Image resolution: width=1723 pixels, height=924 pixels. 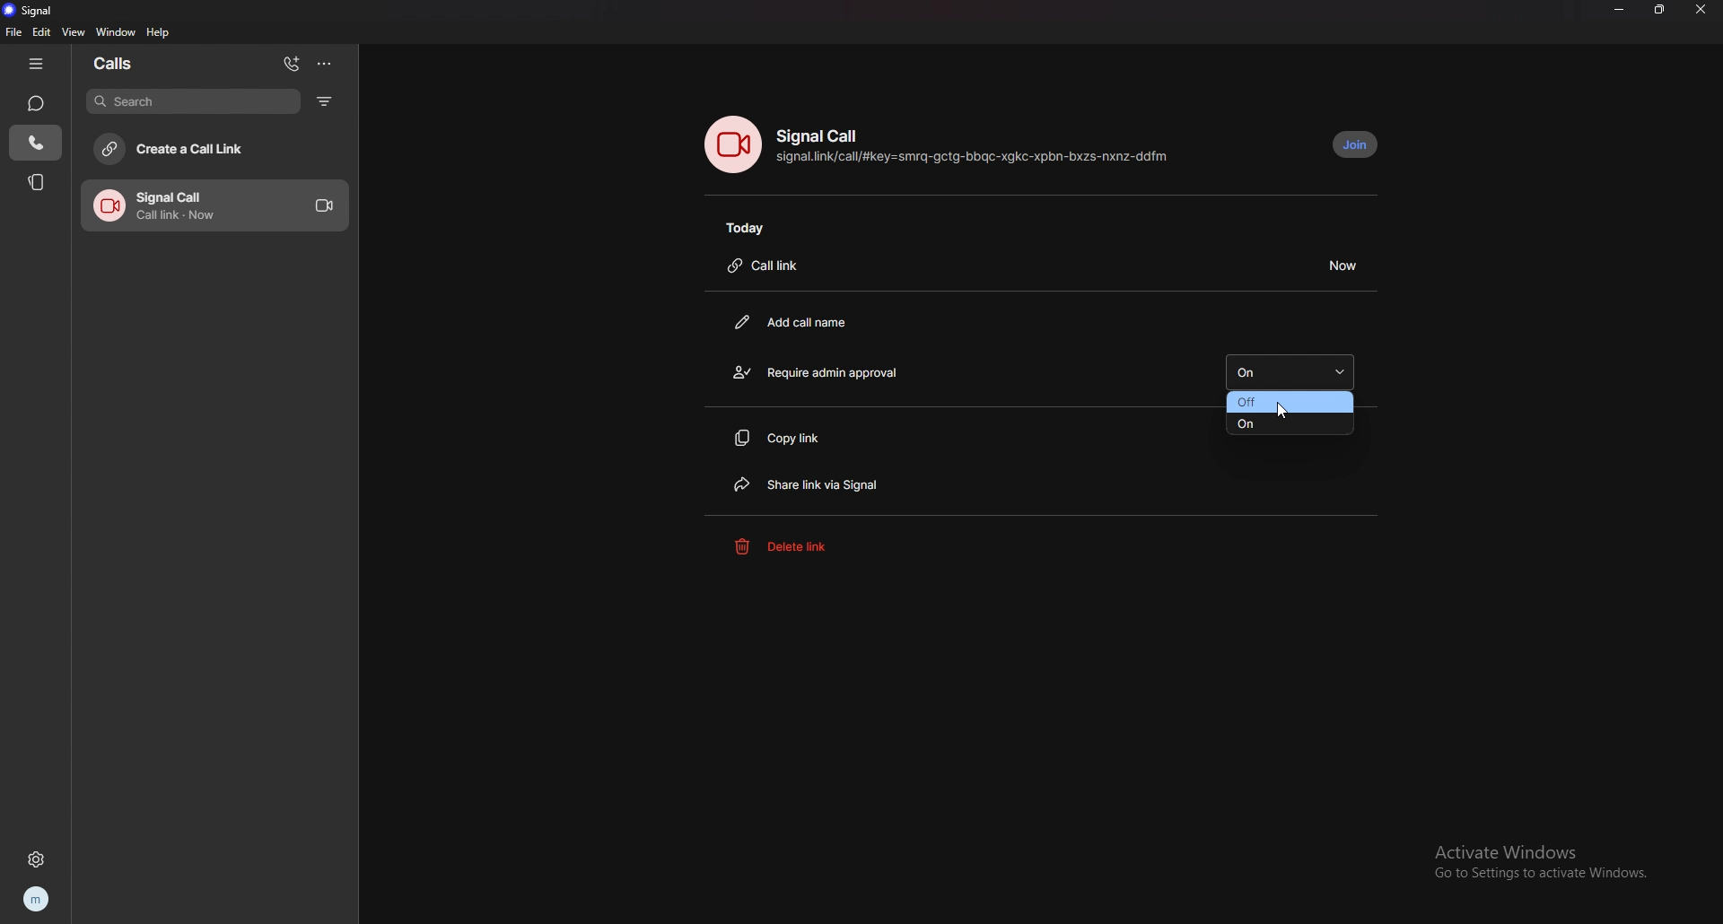 What do you see at coordinates (751, 228) in the screenshot?
I see `today` at bounding box center [751, 228].